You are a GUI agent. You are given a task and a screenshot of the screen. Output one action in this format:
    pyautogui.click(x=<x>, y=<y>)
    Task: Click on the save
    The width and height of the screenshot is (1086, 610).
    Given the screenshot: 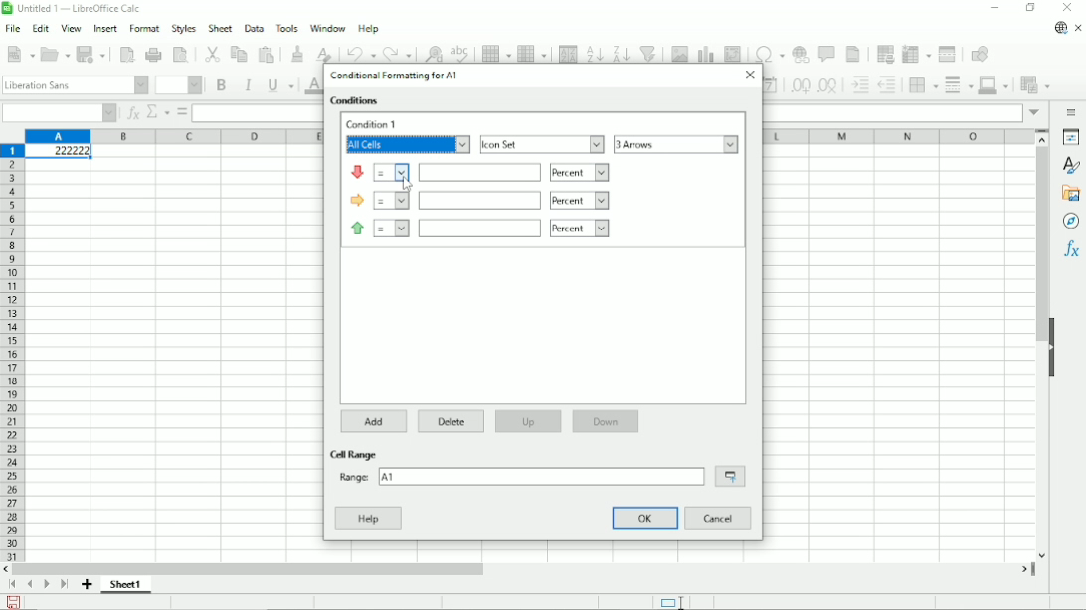 What is the action you would take?
    pyautogui.click(x=14, y=602)
    